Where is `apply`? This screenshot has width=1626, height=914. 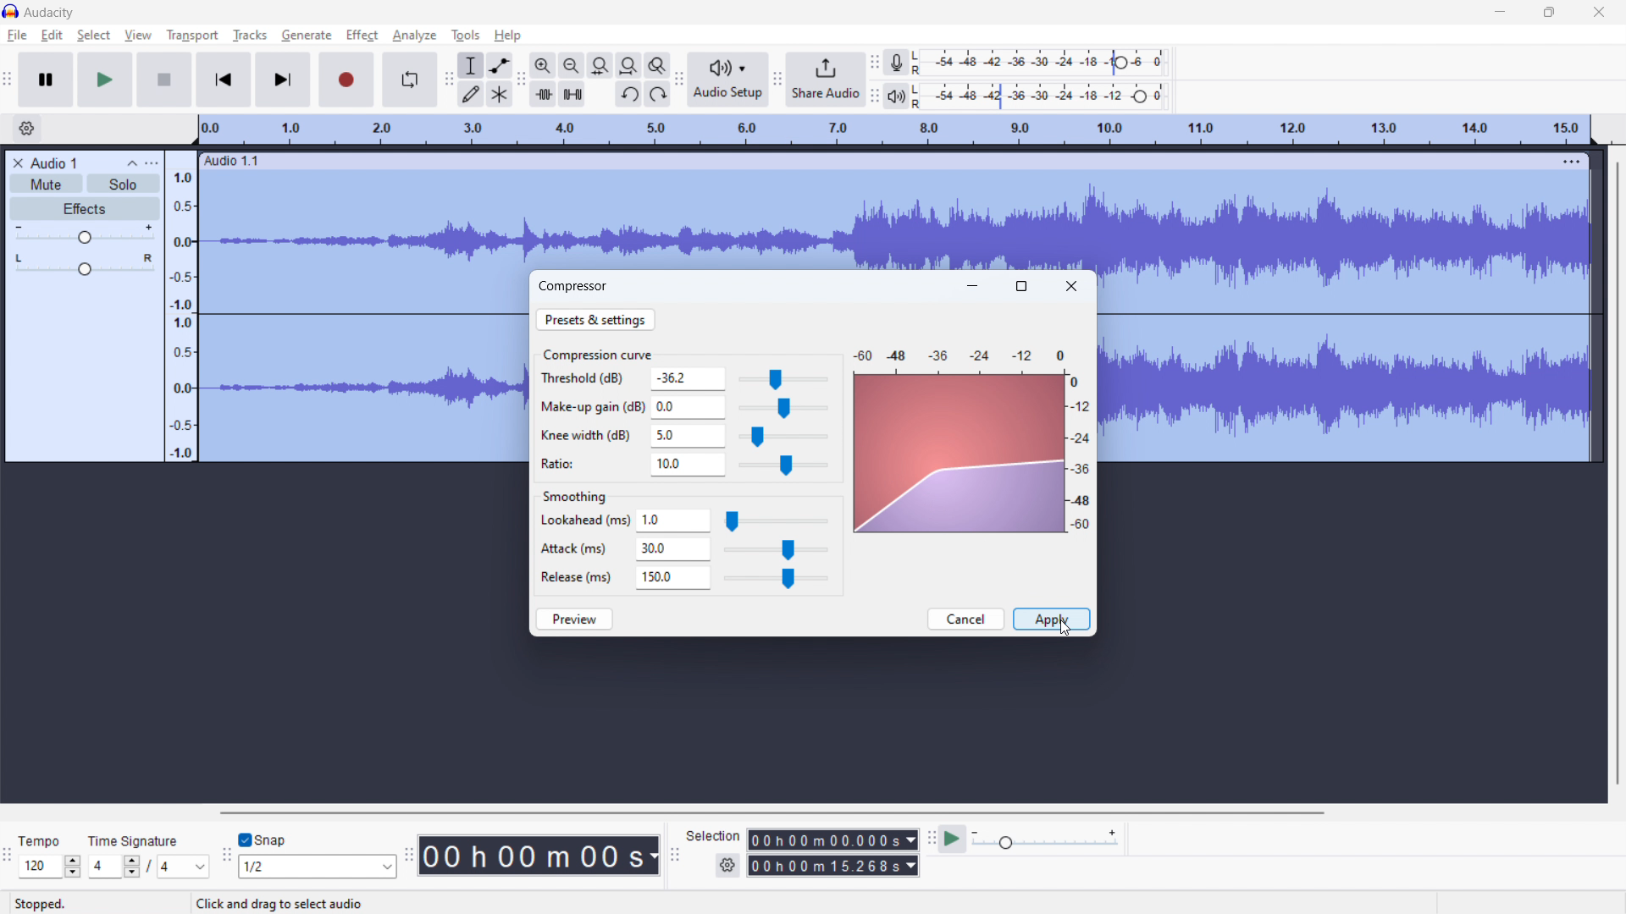 apply is located at coordinates (1051, 619).